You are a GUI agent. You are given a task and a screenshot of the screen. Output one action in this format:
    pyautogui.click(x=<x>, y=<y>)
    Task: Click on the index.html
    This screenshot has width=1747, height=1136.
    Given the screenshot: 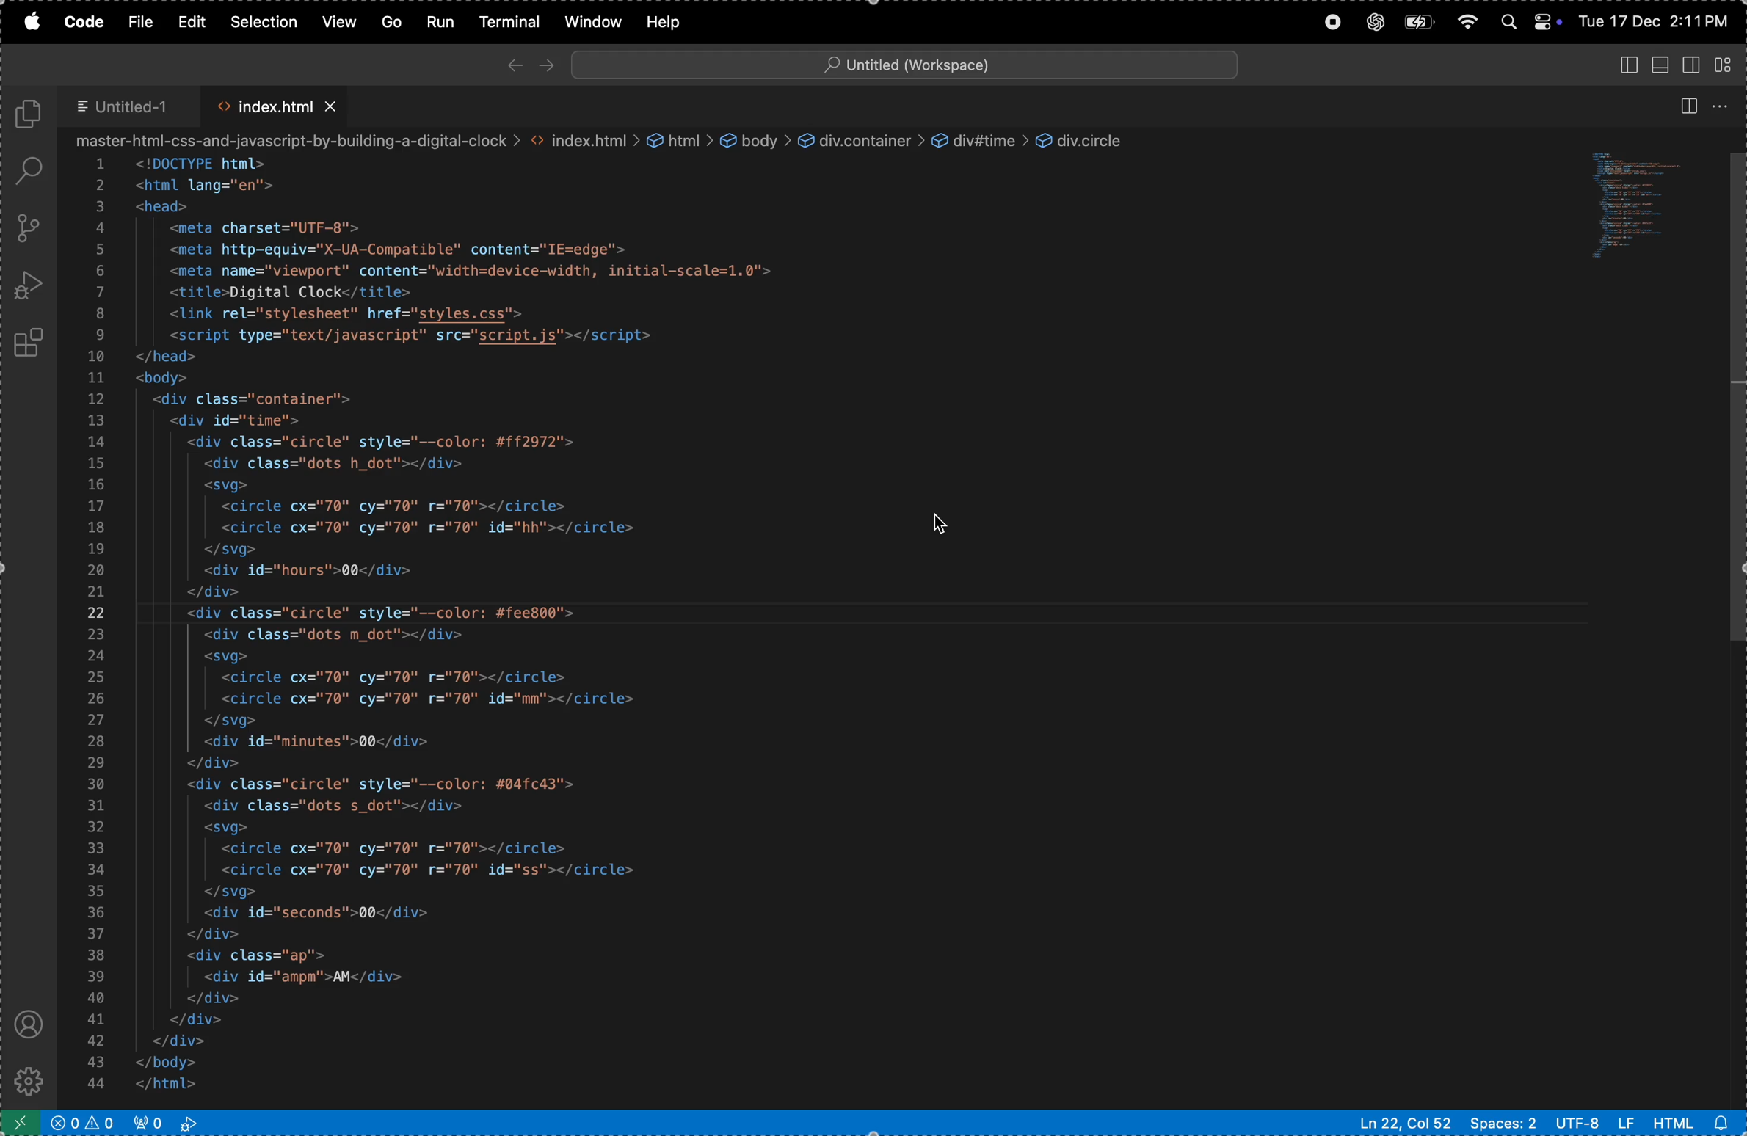 What is the action you would take?
    pyautogui.click(x=275, y=103)
    